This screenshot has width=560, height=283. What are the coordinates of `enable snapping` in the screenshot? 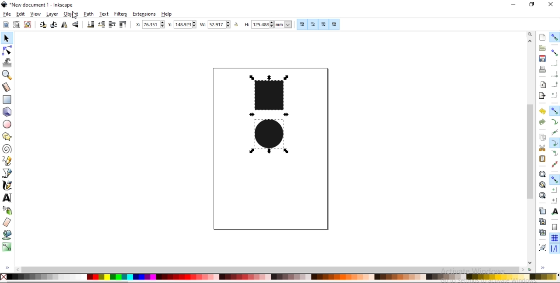 It's located at (555, 37).